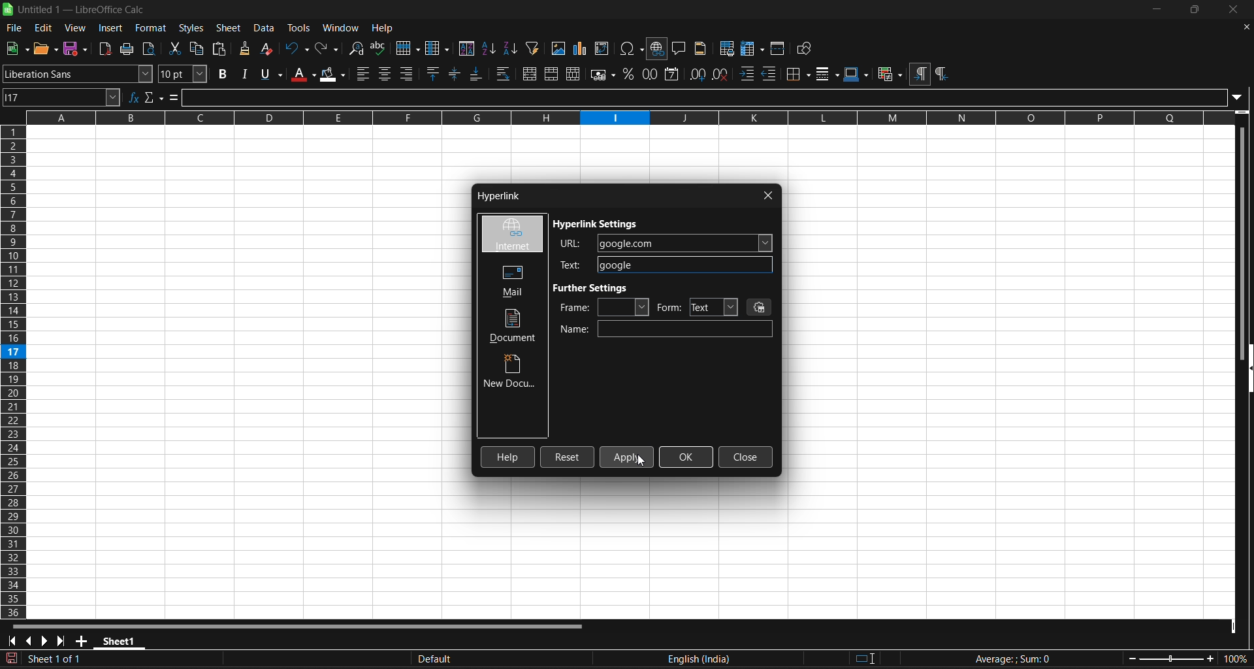 Image resolution: width=1254 pixels, height=669 pixels. Describe the element at coordinates (174, 48) in the screenshot. I see `cut` at that location.